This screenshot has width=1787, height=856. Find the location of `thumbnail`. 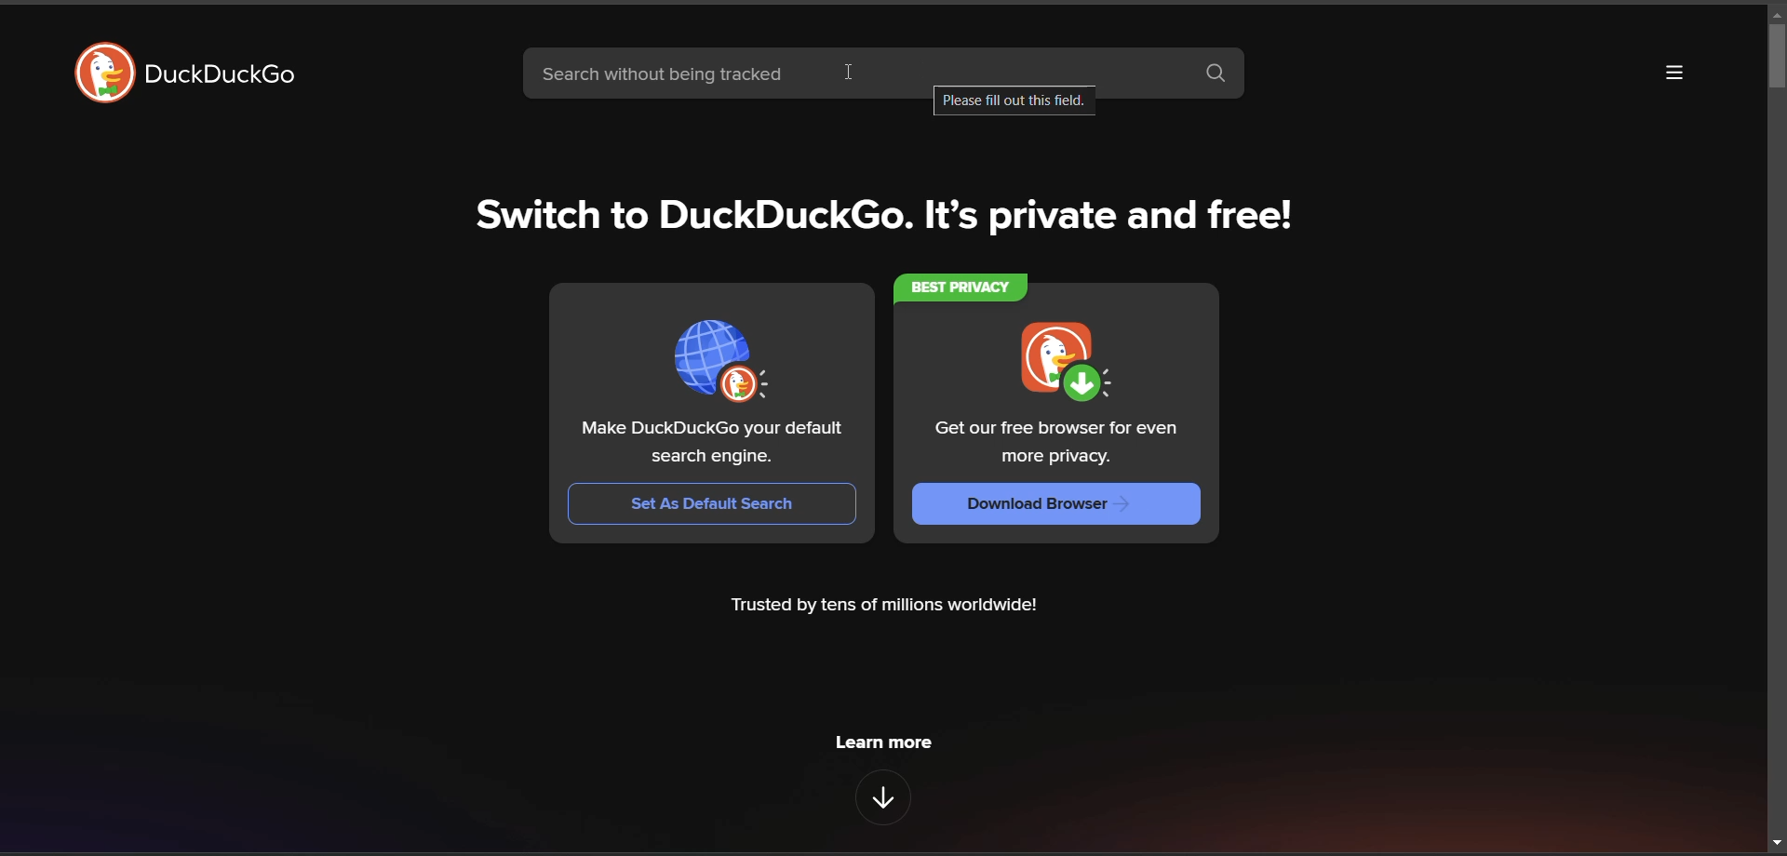

thumbnail is located at coordinates (720, 364).